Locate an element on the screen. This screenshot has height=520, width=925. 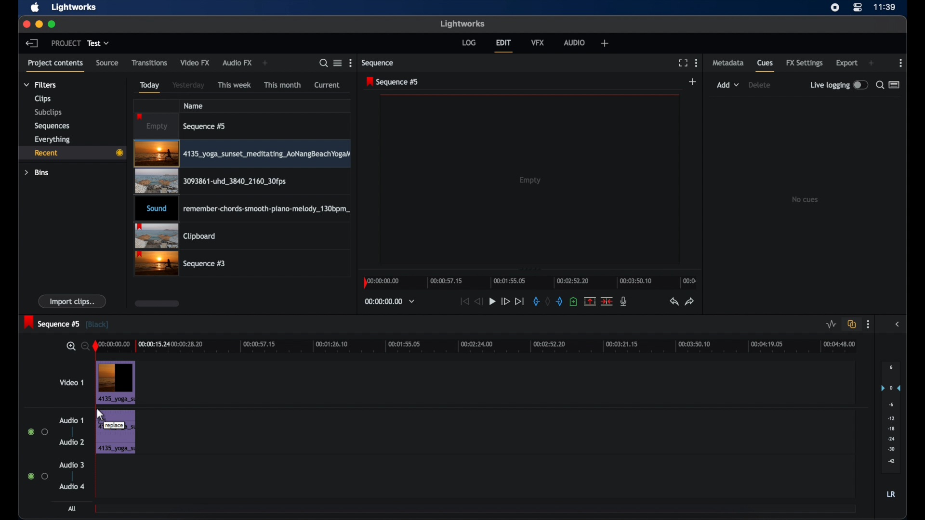
zoom is located at coordinates (76, 347).